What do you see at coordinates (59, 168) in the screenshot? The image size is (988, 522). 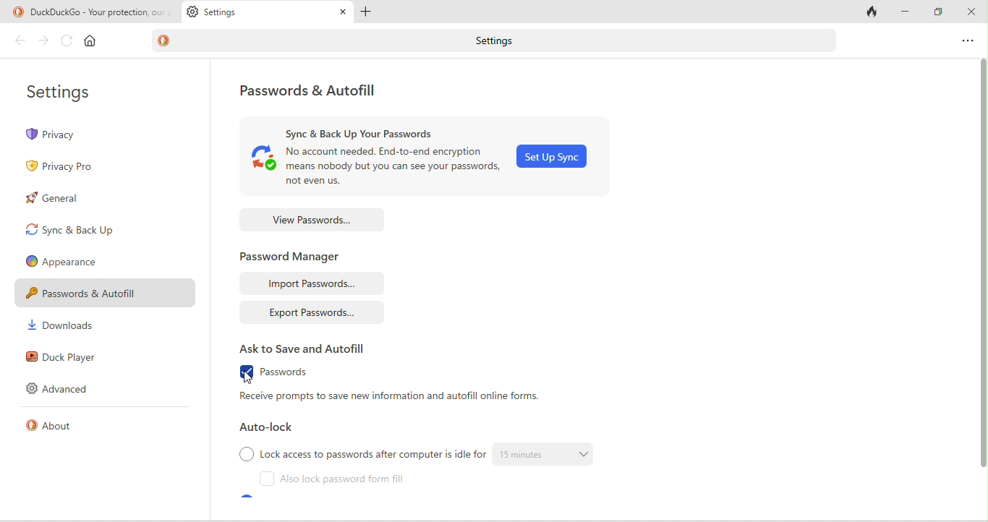 I see `privacy pro` at bounding box center [59, 168].